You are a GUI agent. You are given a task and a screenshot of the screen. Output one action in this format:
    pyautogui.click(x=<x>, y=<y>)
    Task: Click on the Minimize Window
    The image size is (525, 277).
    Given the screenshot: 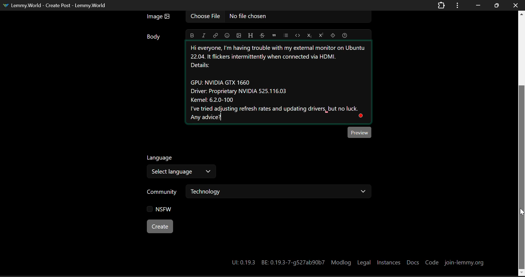 What is the action you would take?
    pyautogui.click(x=496, y=6)
    